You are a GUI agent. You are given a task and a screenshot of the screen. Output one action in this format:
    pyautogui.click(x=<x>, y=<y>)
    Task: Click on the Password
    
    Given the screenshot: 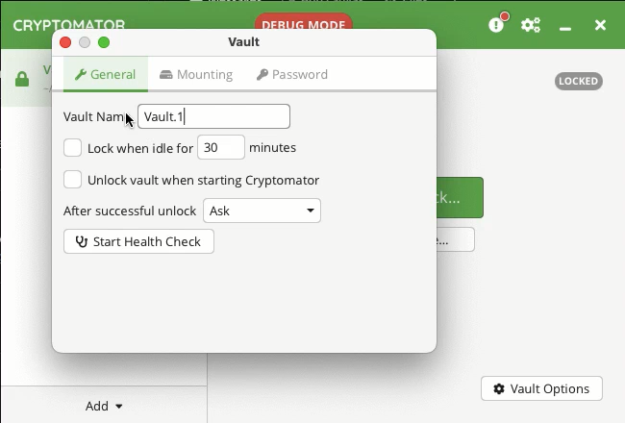 What is the action you would take?
    pyautogui.click(x=294, y=73)
    